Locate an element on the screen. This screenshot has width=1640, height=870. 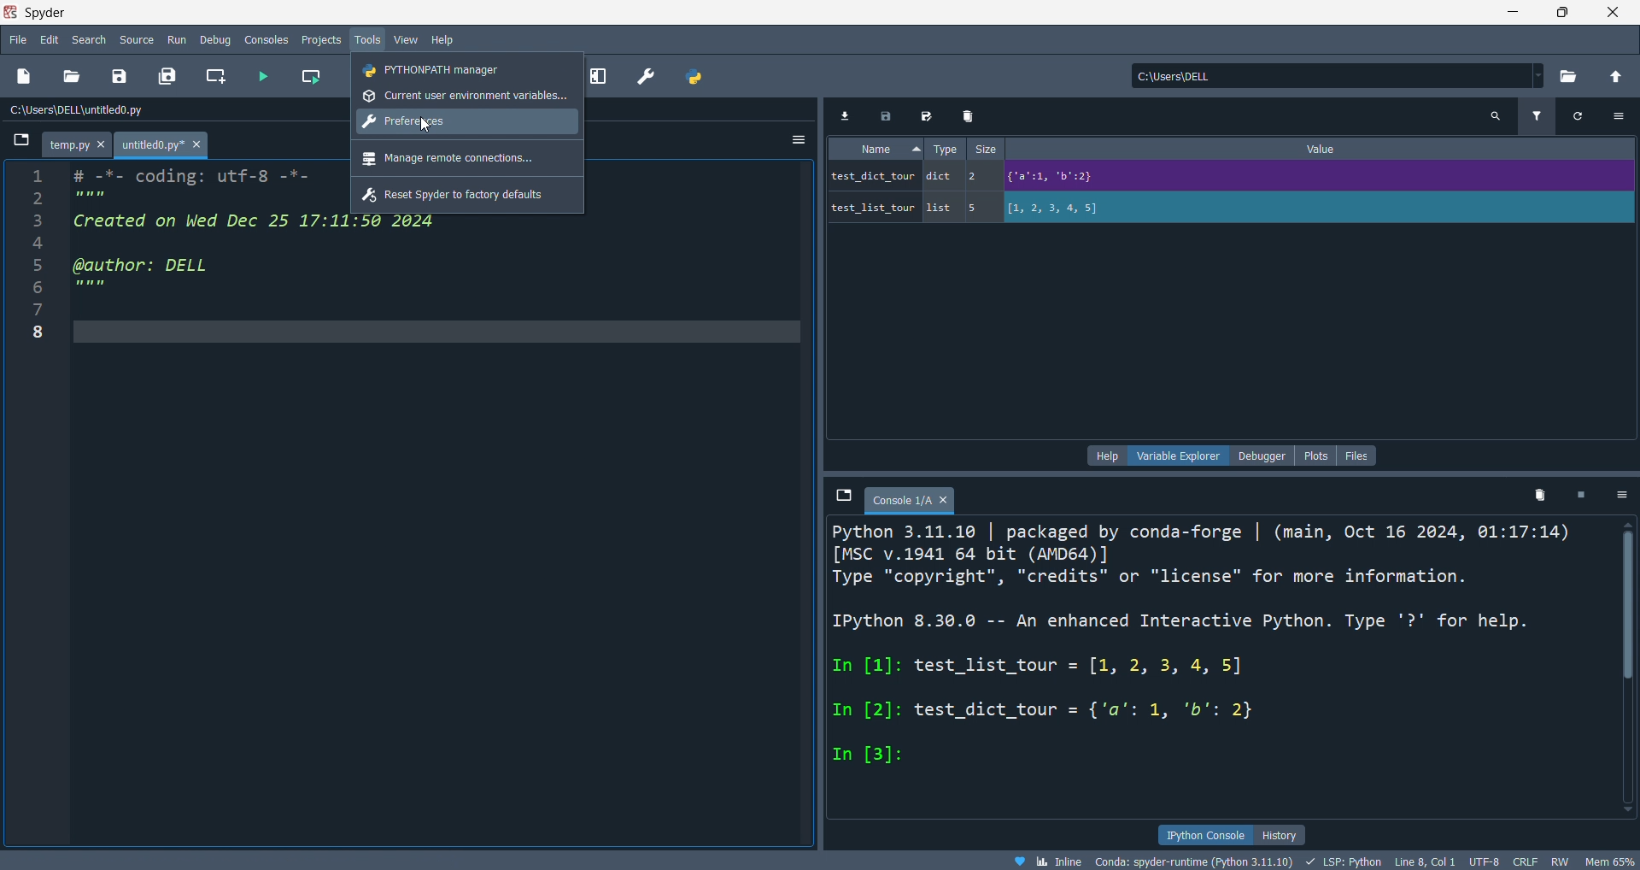
filter variables is located at coordinates (1537, 118).